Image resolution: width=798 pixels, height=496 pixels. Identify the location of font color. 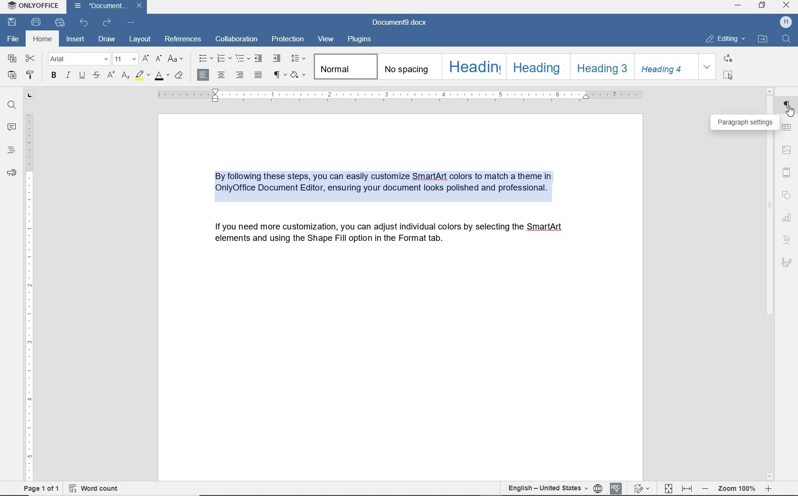
(162, 77).